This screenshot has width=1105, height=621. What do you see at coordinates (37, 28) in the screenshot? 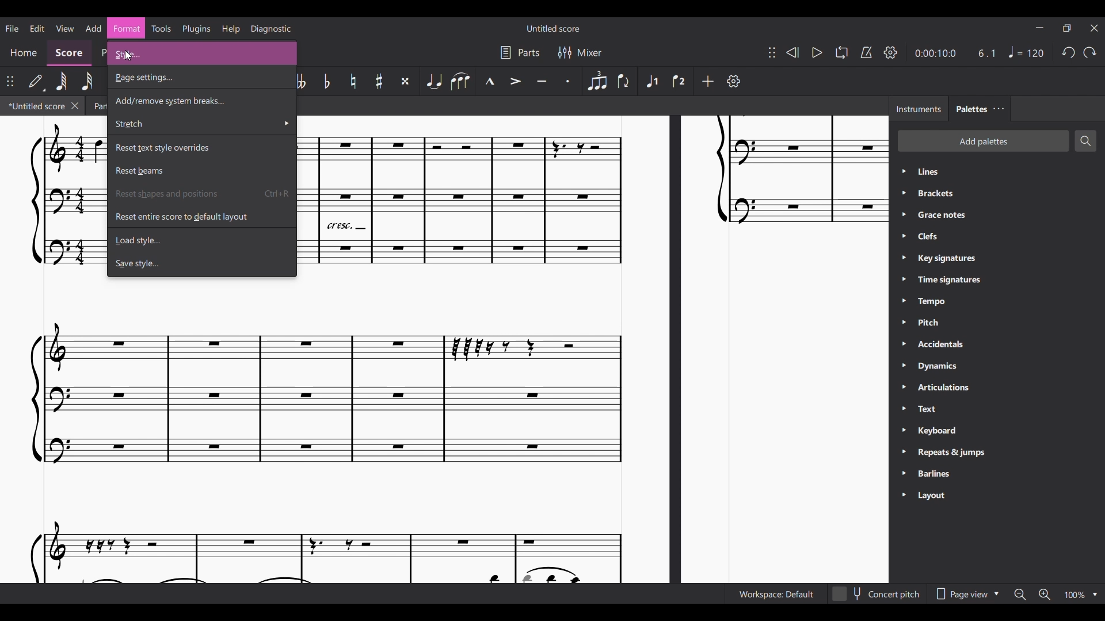
I see `Edit menu` at bounding box center [37, 28].